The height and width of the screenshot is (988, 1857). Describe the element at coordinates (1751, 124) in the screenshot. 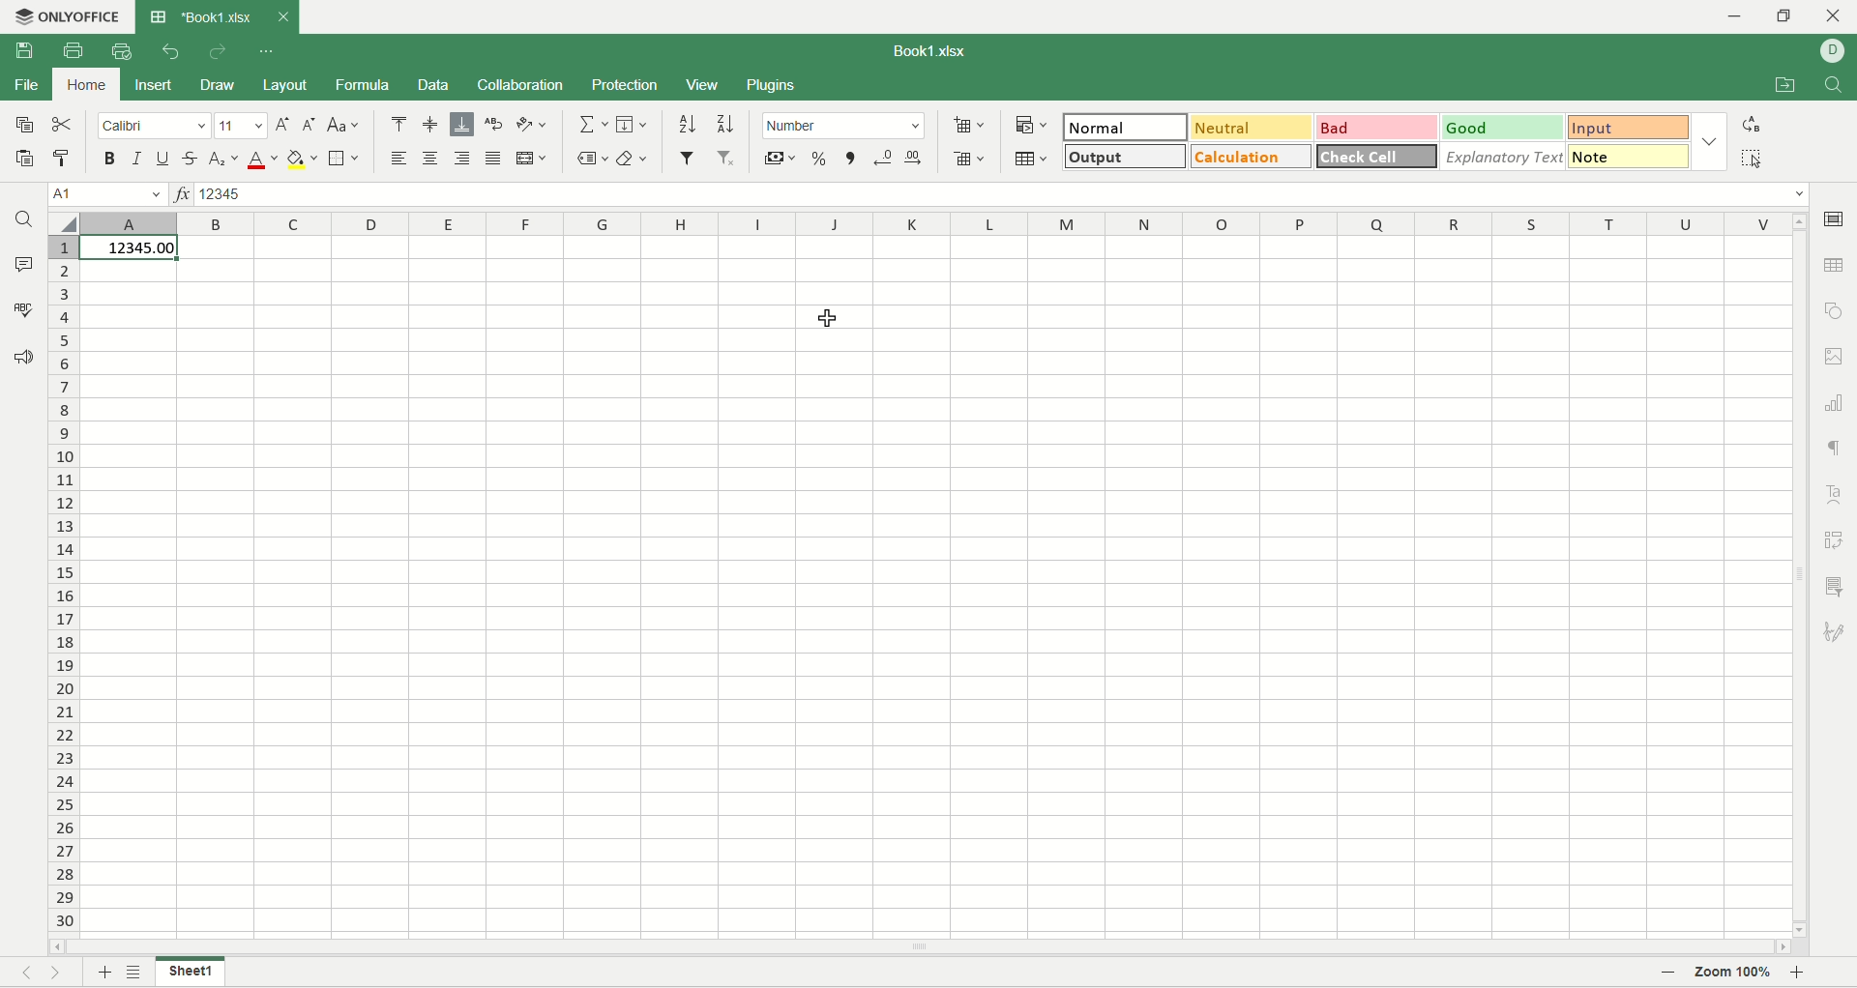

I see `replace` at that location.